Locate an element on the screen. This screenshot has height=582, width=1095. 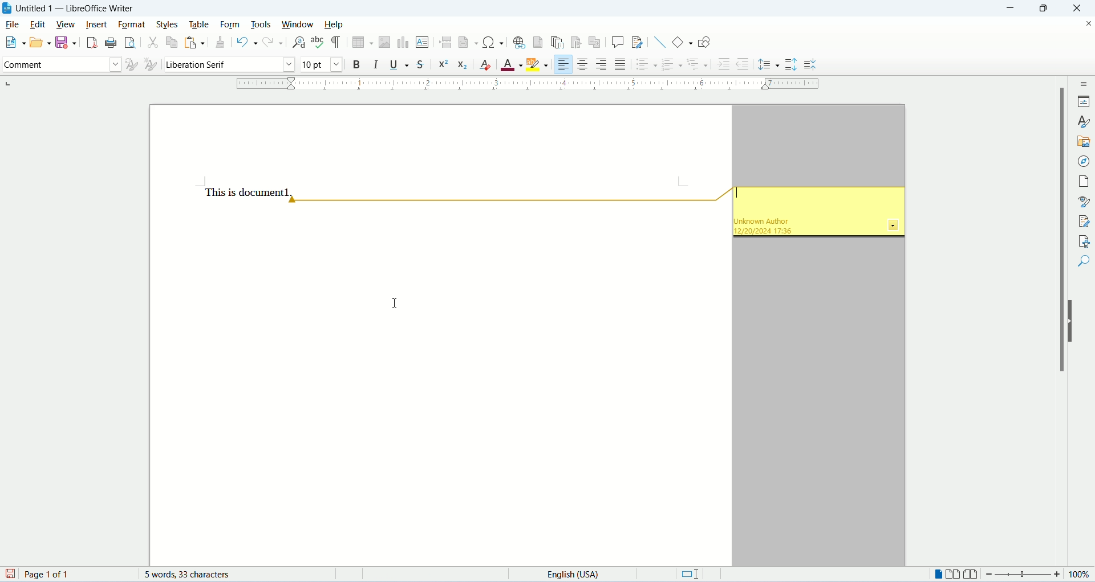
standard selection is located at coordinates (693, 573).